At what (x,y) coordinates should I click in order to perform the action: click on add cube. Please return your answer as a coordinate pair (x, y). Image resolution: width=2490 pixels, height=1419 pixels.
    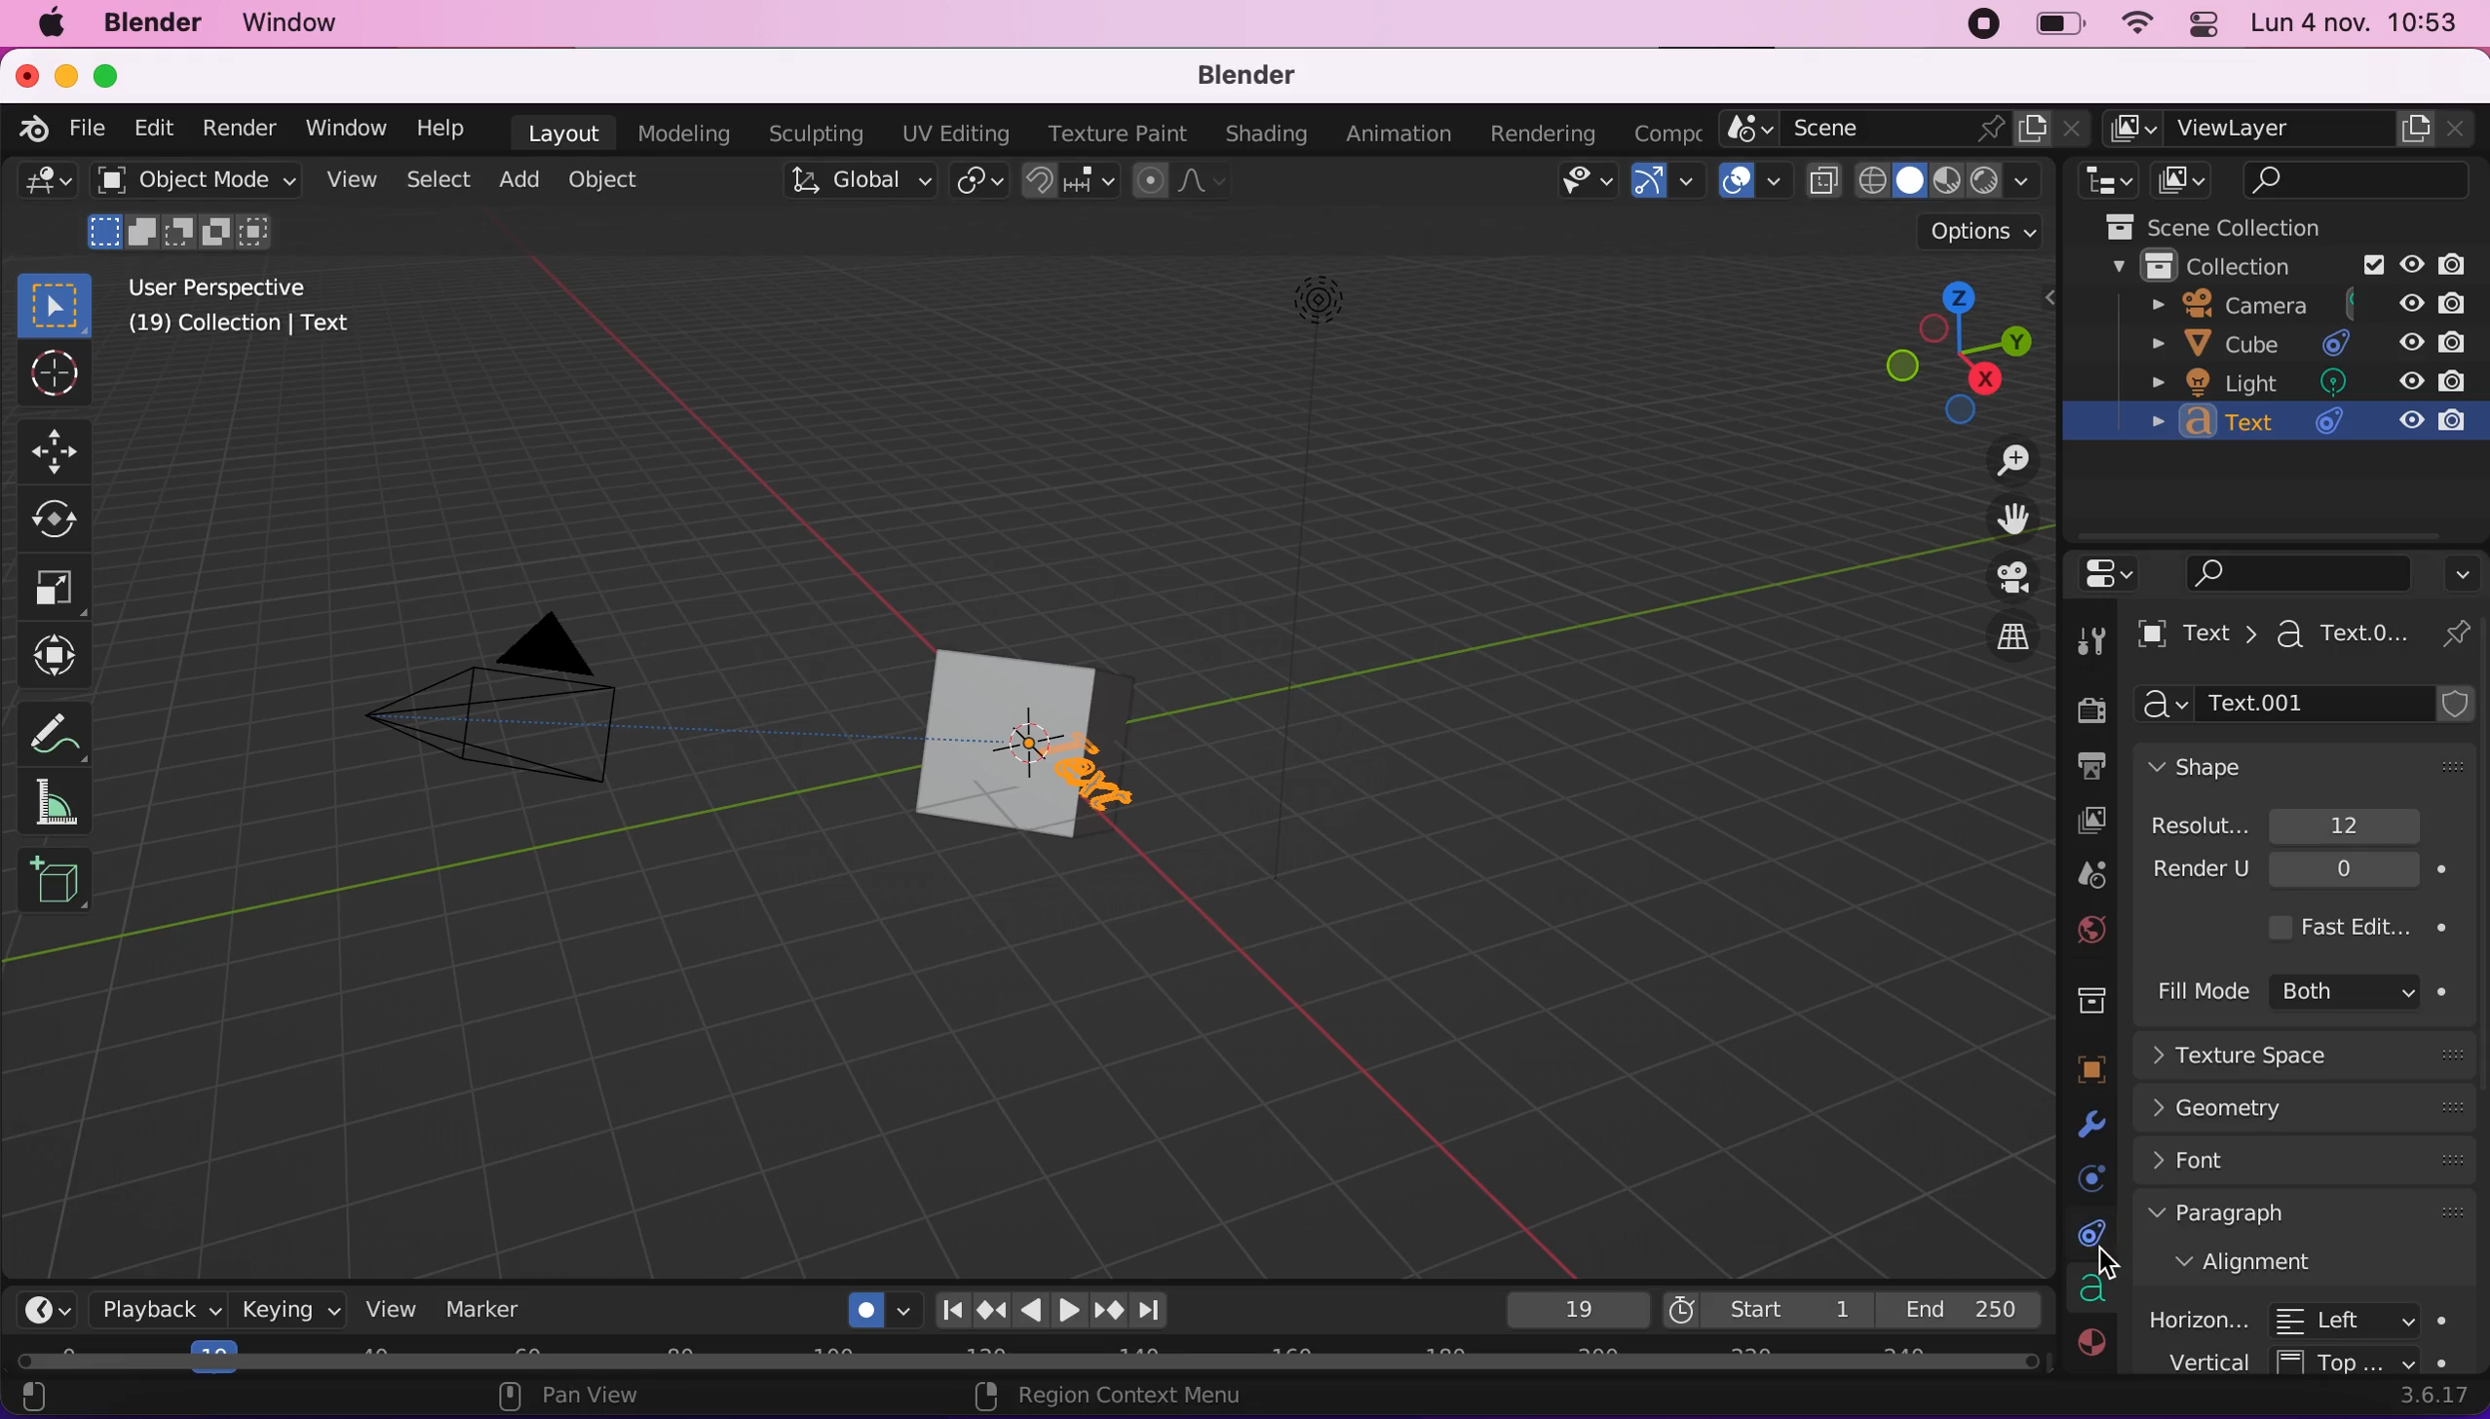
    Looking at the image, I should click on (57, 891).